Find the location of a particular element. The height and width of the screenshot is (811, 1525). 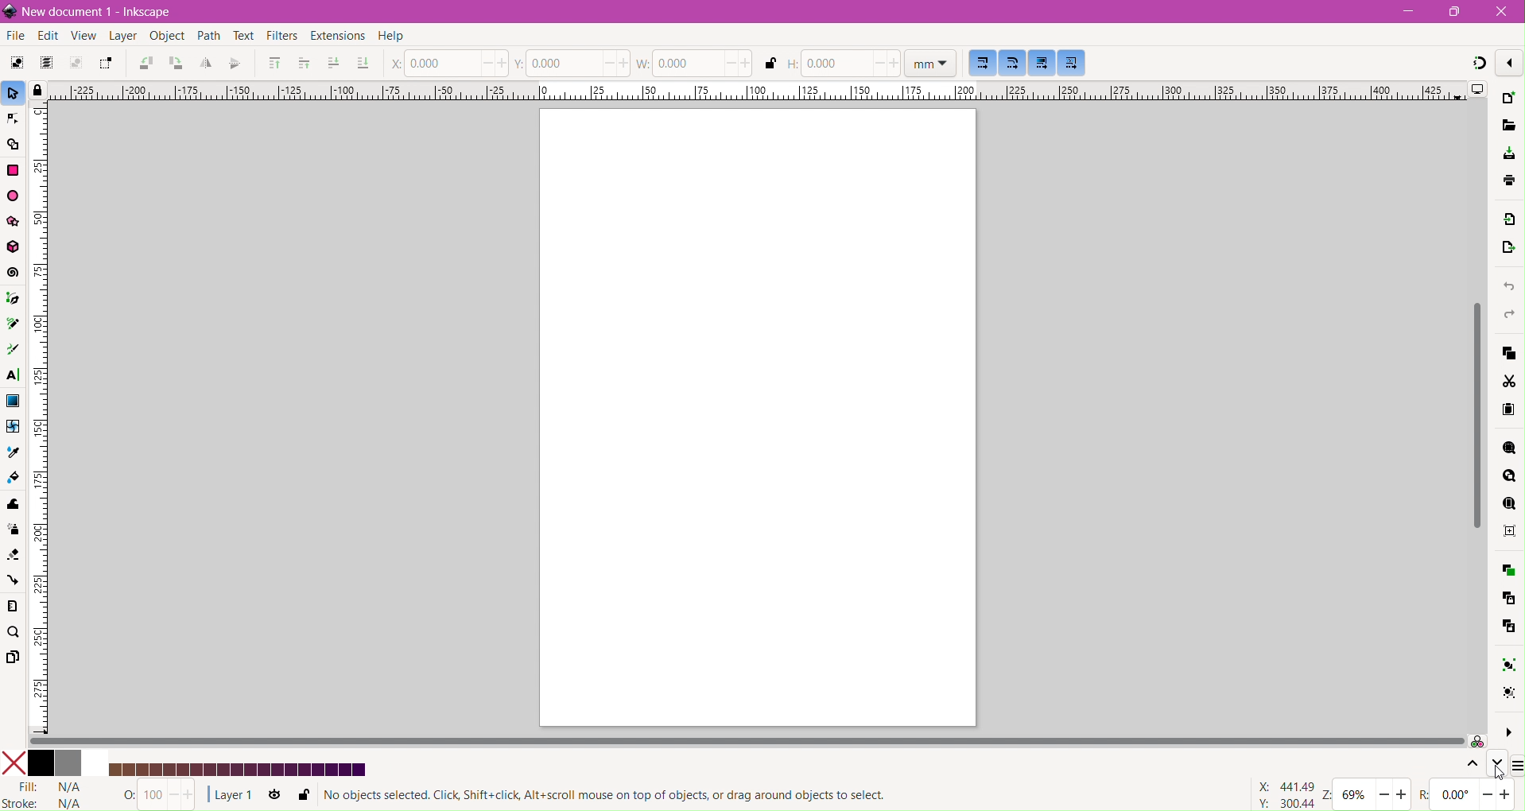

Selection Status is located at coordinates (609, 796).